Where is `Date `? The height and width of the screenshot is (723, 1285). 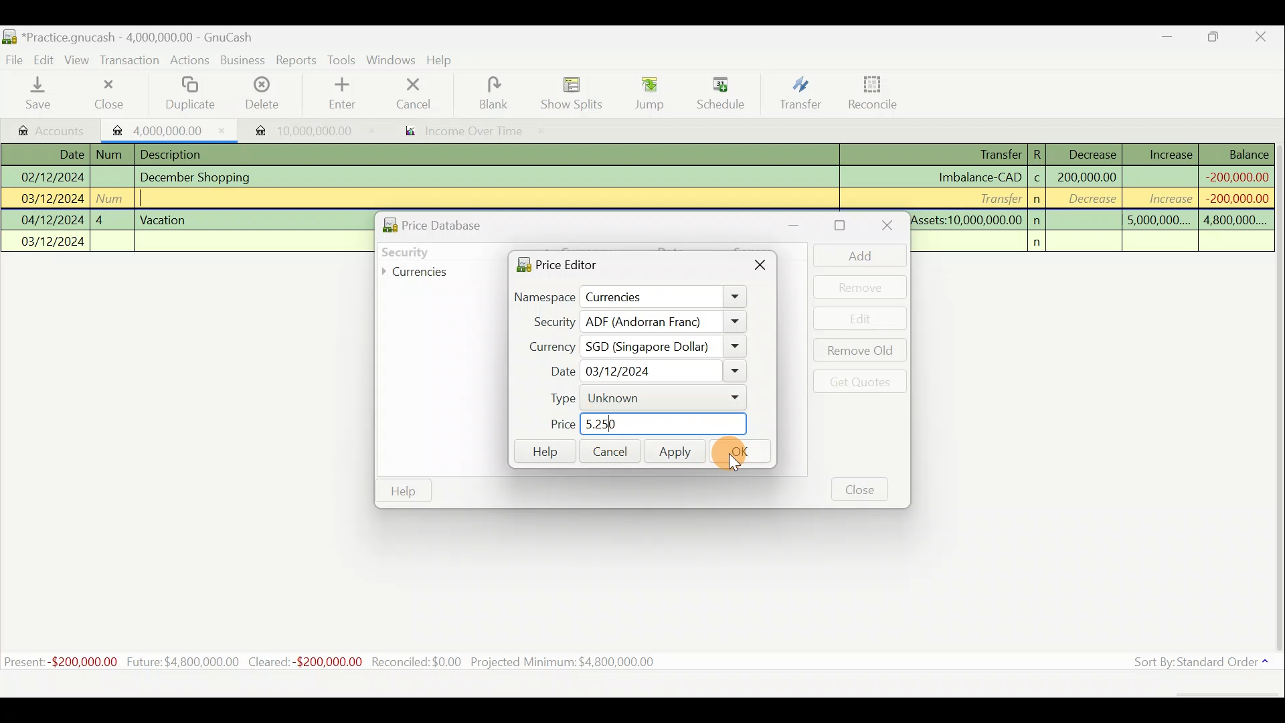 Date  is located at coordinates (62, 154).